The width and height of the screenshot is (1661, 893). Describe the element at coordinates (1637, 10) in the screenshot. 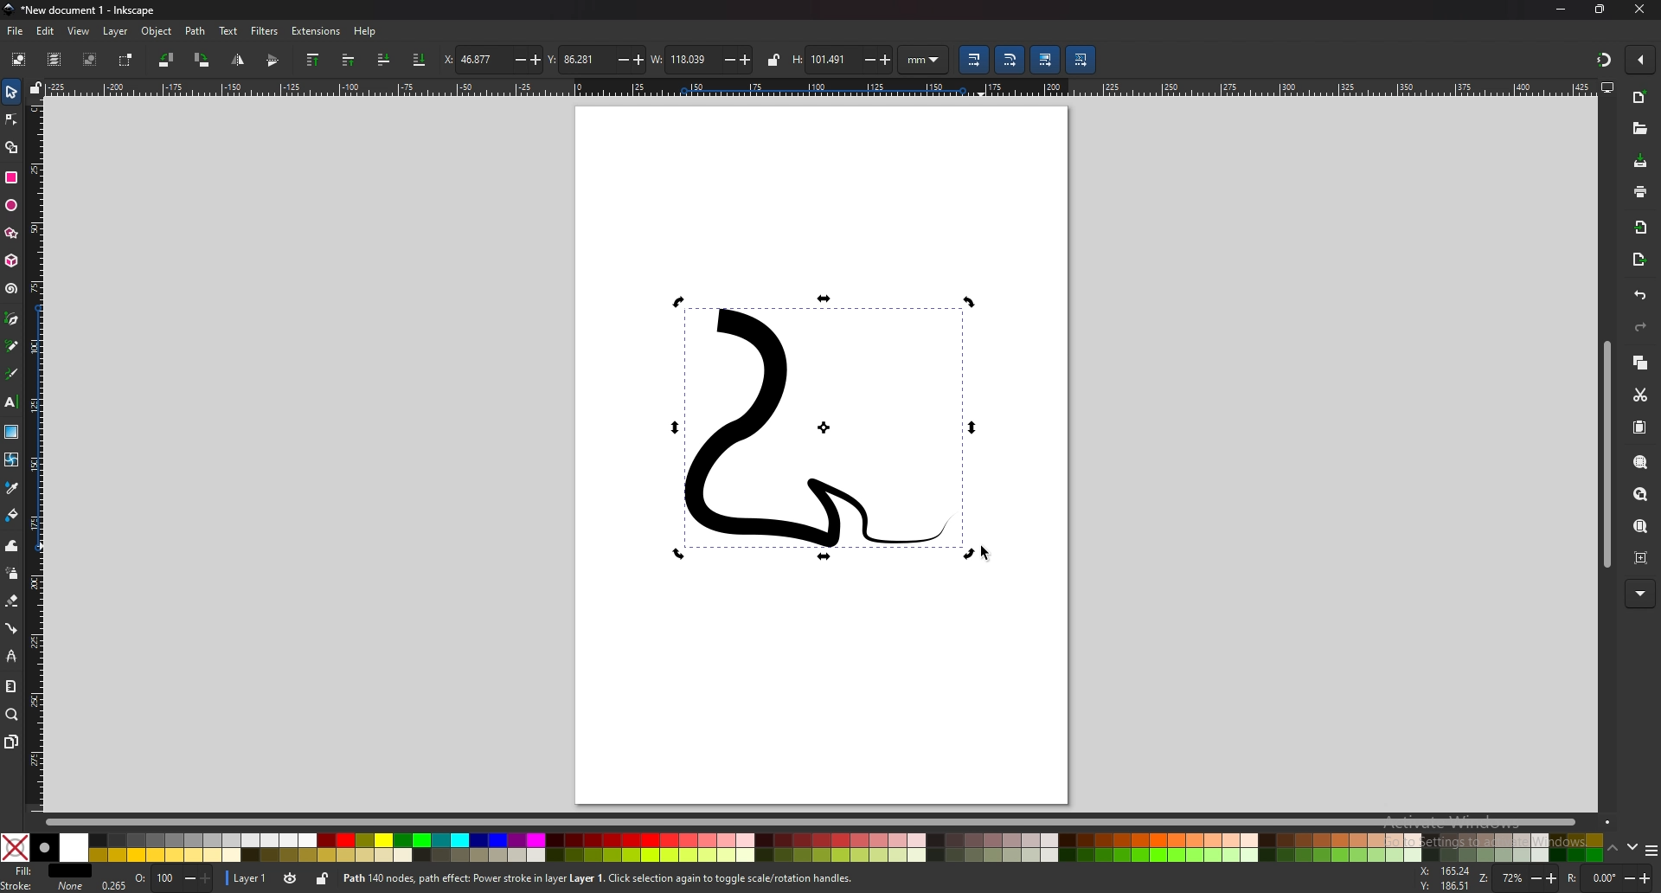

I see `CLOSE` at that location.